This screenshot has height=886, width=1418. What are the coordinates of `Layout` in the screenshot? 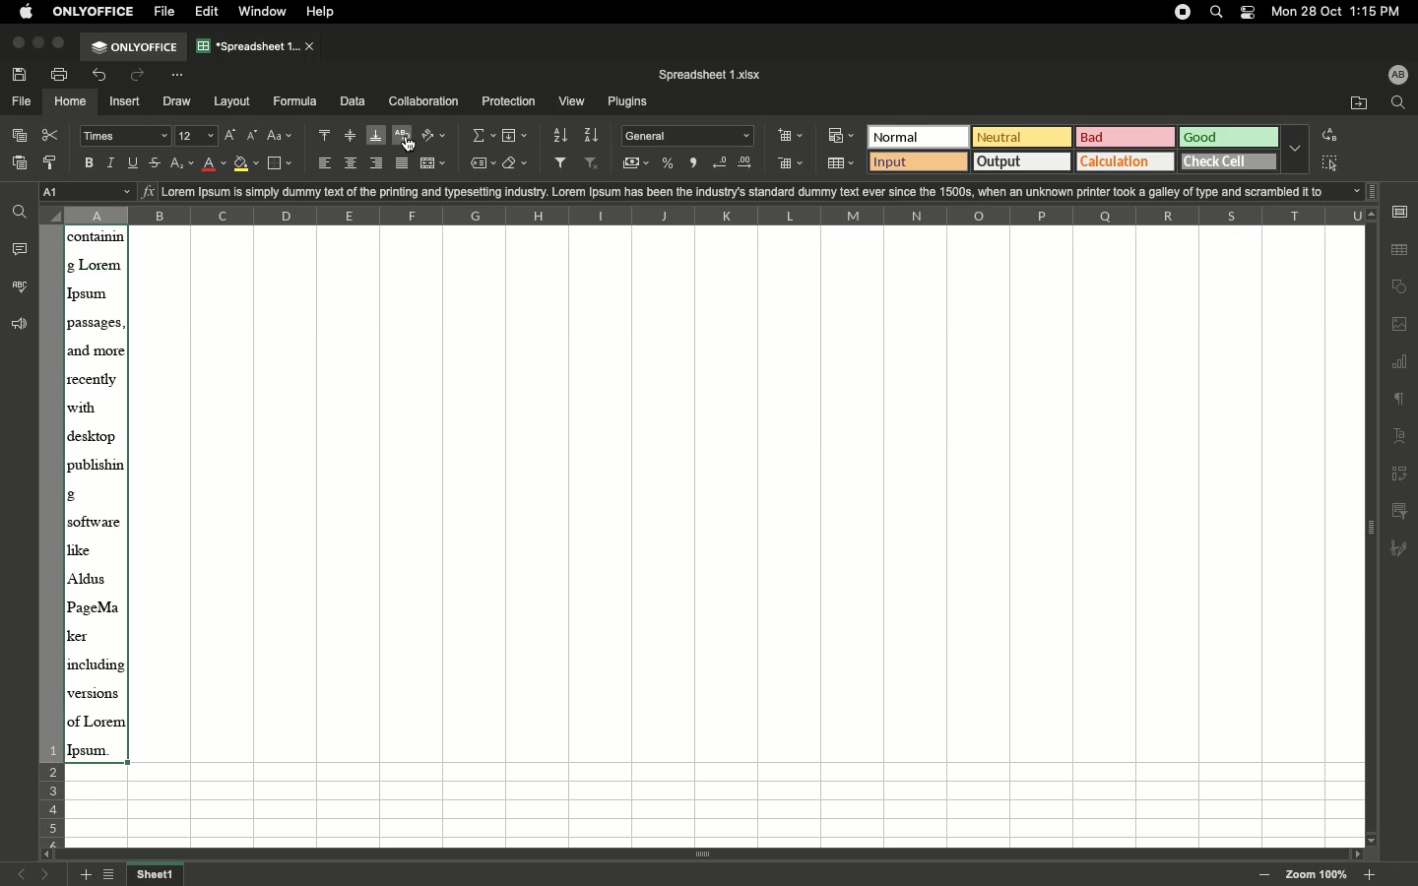 It's located at (233, 101).